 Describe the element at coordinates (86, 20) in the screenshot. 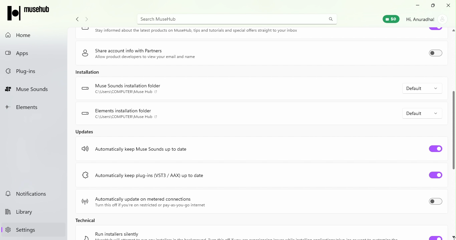

I see `navigate forward` at that location.